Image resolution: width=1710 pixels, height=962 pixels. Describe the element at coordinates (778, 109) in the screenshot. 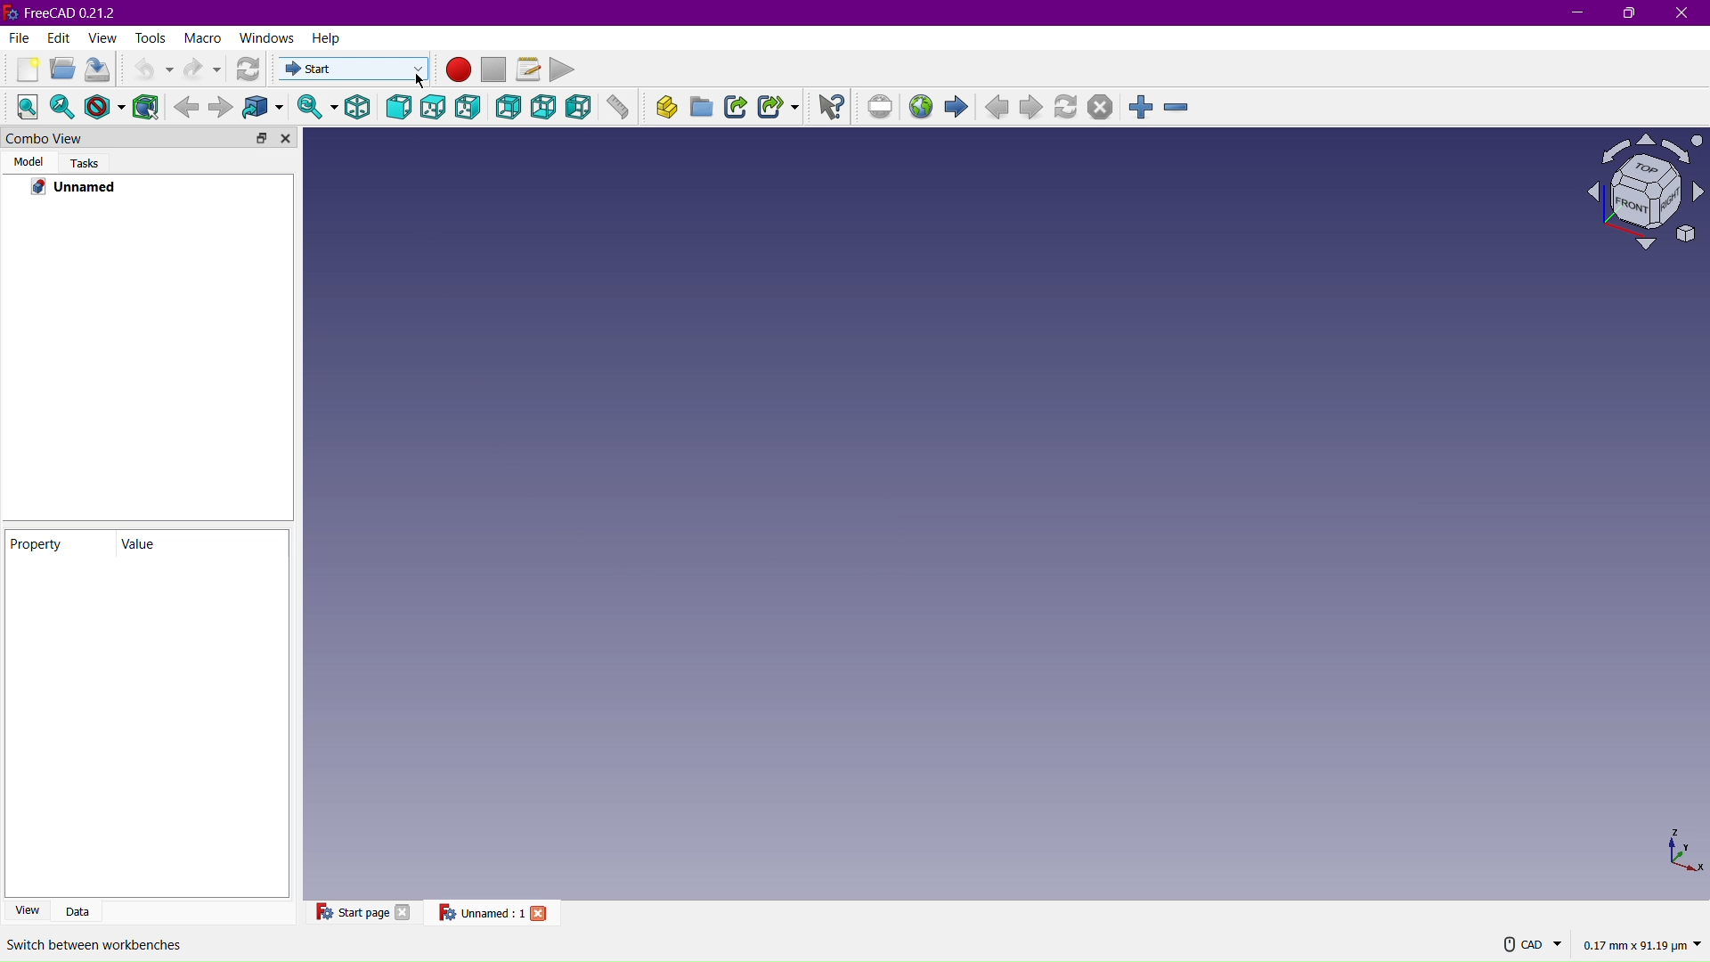

I see `Sublink` at that location.